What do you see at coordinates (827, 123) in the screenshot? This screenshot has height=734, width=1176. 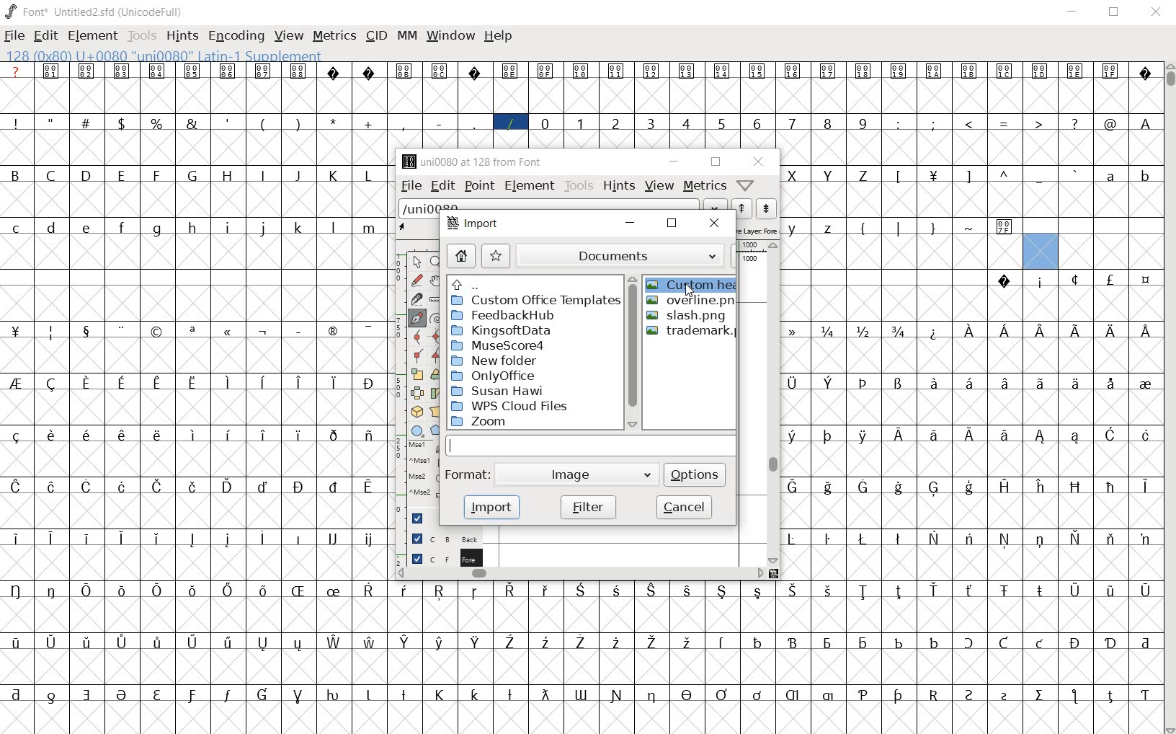 I see `glyph` at bounding box center [827, 123].